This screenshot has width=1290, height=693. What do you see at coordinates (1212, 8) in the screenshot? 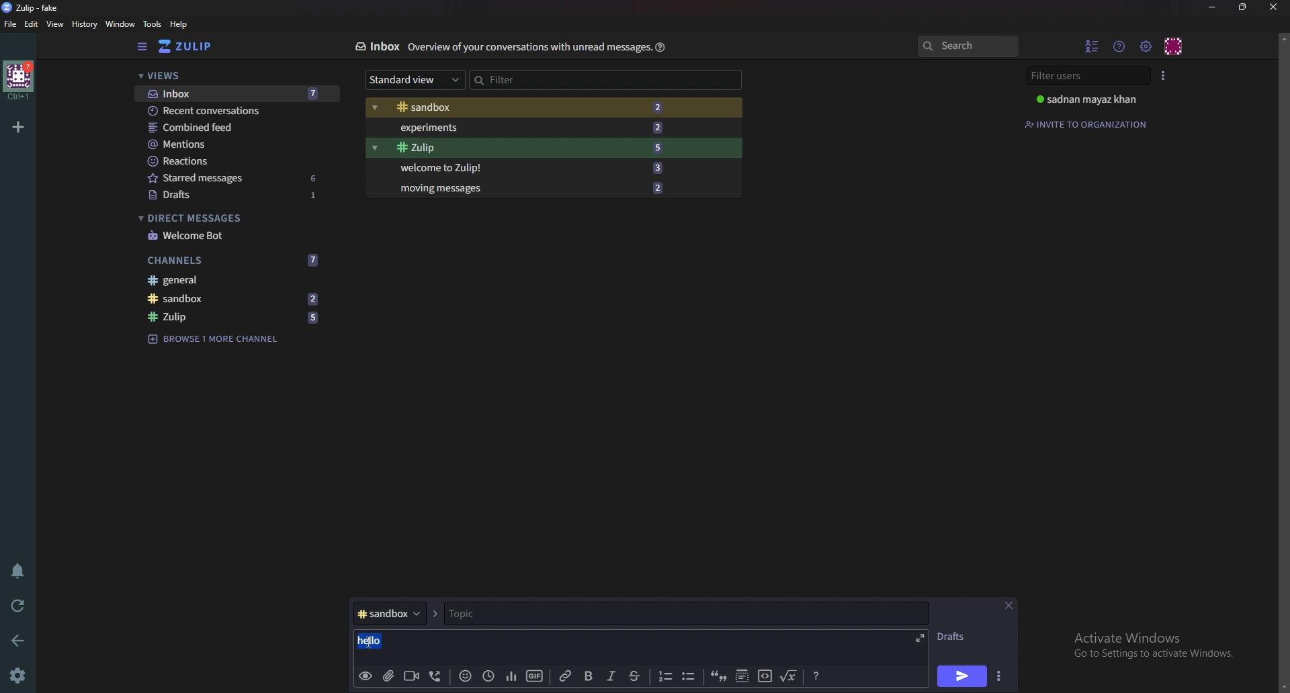
I see `Minimize` at bounding box center [1212, 8].